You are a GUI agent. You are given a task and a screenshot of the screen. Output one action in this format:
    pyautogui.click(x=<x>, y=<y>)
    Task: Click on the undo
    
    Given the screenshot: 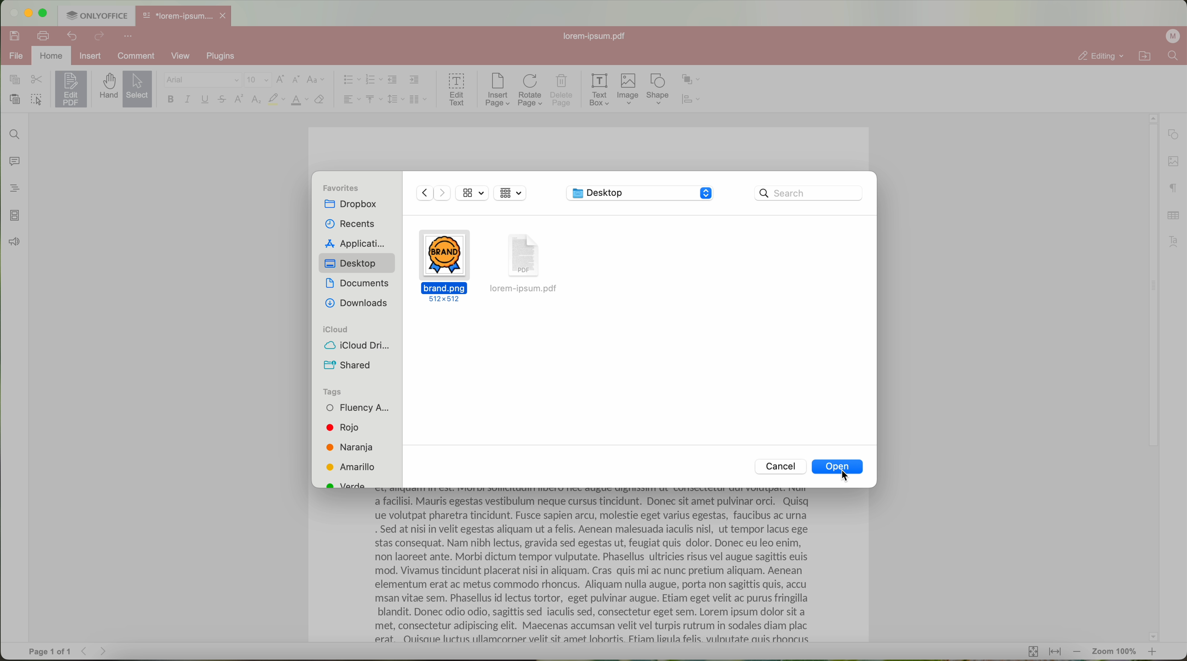 What is the action you would take?
    pyautogui.click(x=73, y=36)
    